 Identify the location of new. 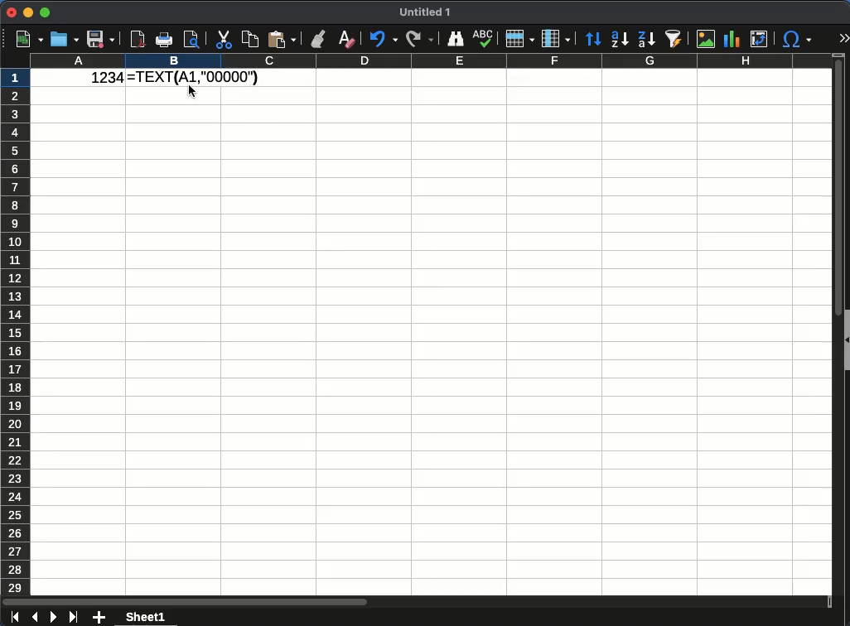
(28, 40).